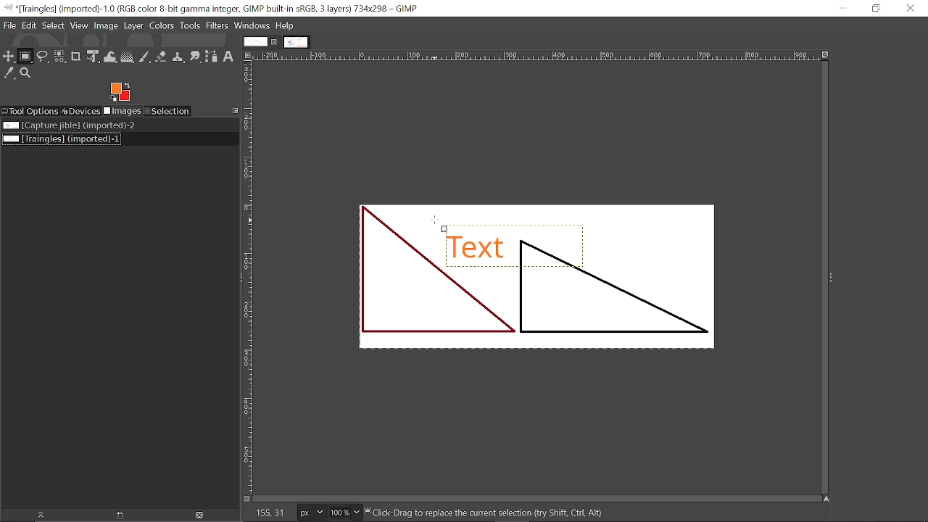  I want to click on expand, so click(830, 275).